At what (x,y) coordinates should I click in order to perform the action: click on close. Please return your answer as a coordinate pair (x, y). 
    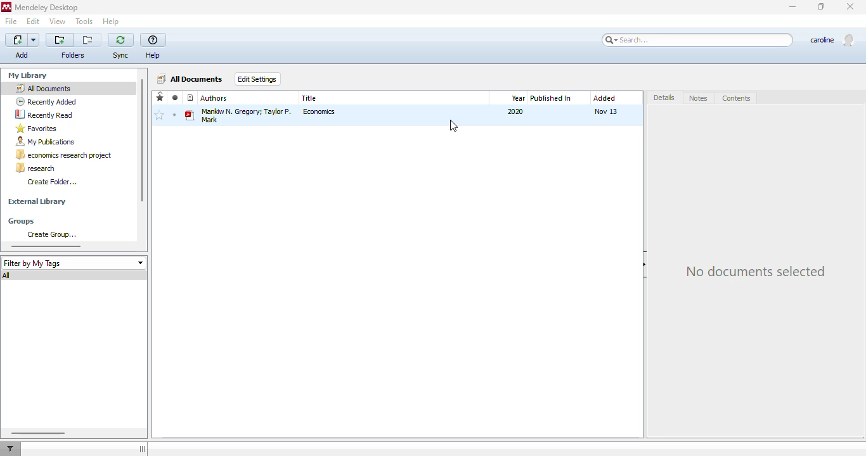
    Looking at the image, I should click on (851, 7).